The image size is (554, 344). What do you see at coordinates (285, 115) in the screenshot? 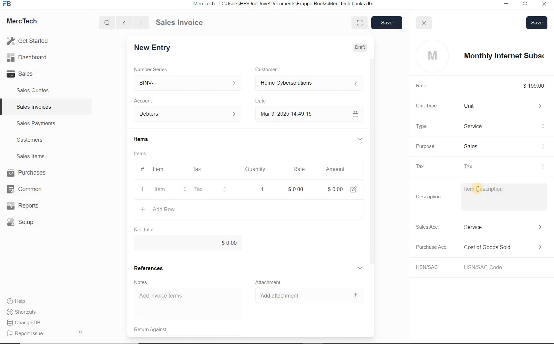
I see `Mar 3, 2025 14:49:15` at bounding box center [285, 115].